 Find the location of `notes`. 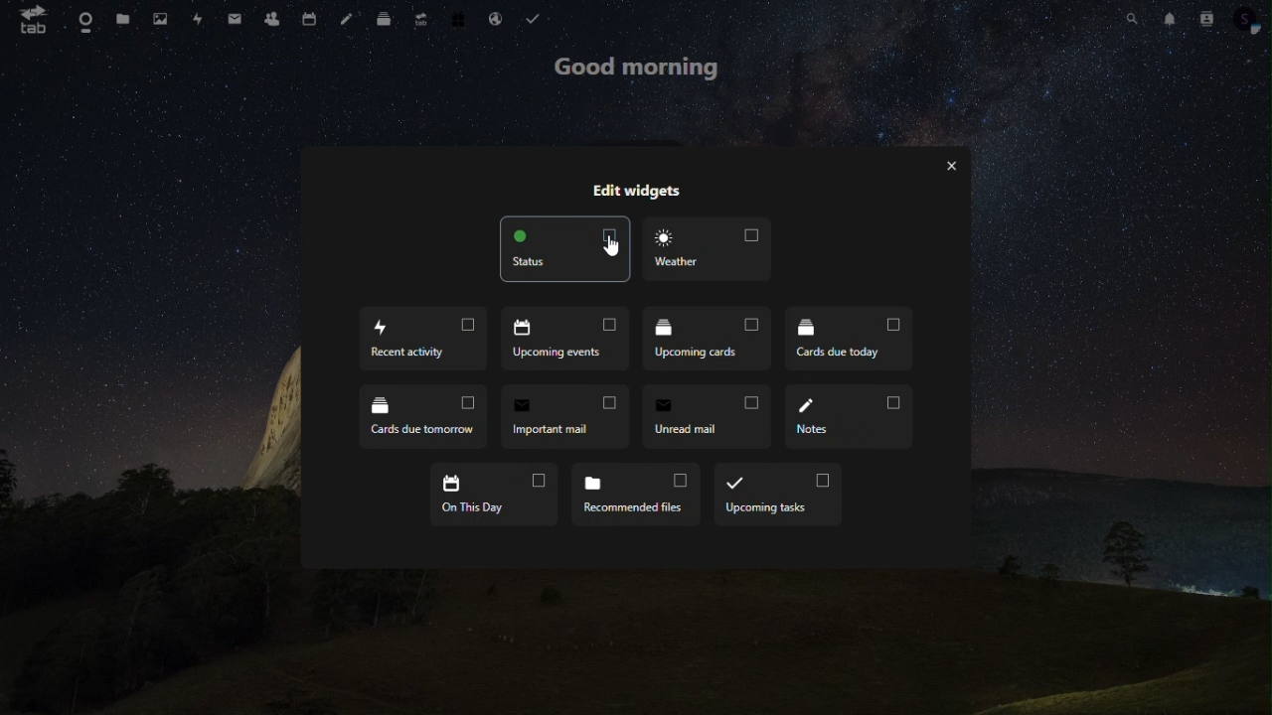

notes is located at coordinates (848, 417).